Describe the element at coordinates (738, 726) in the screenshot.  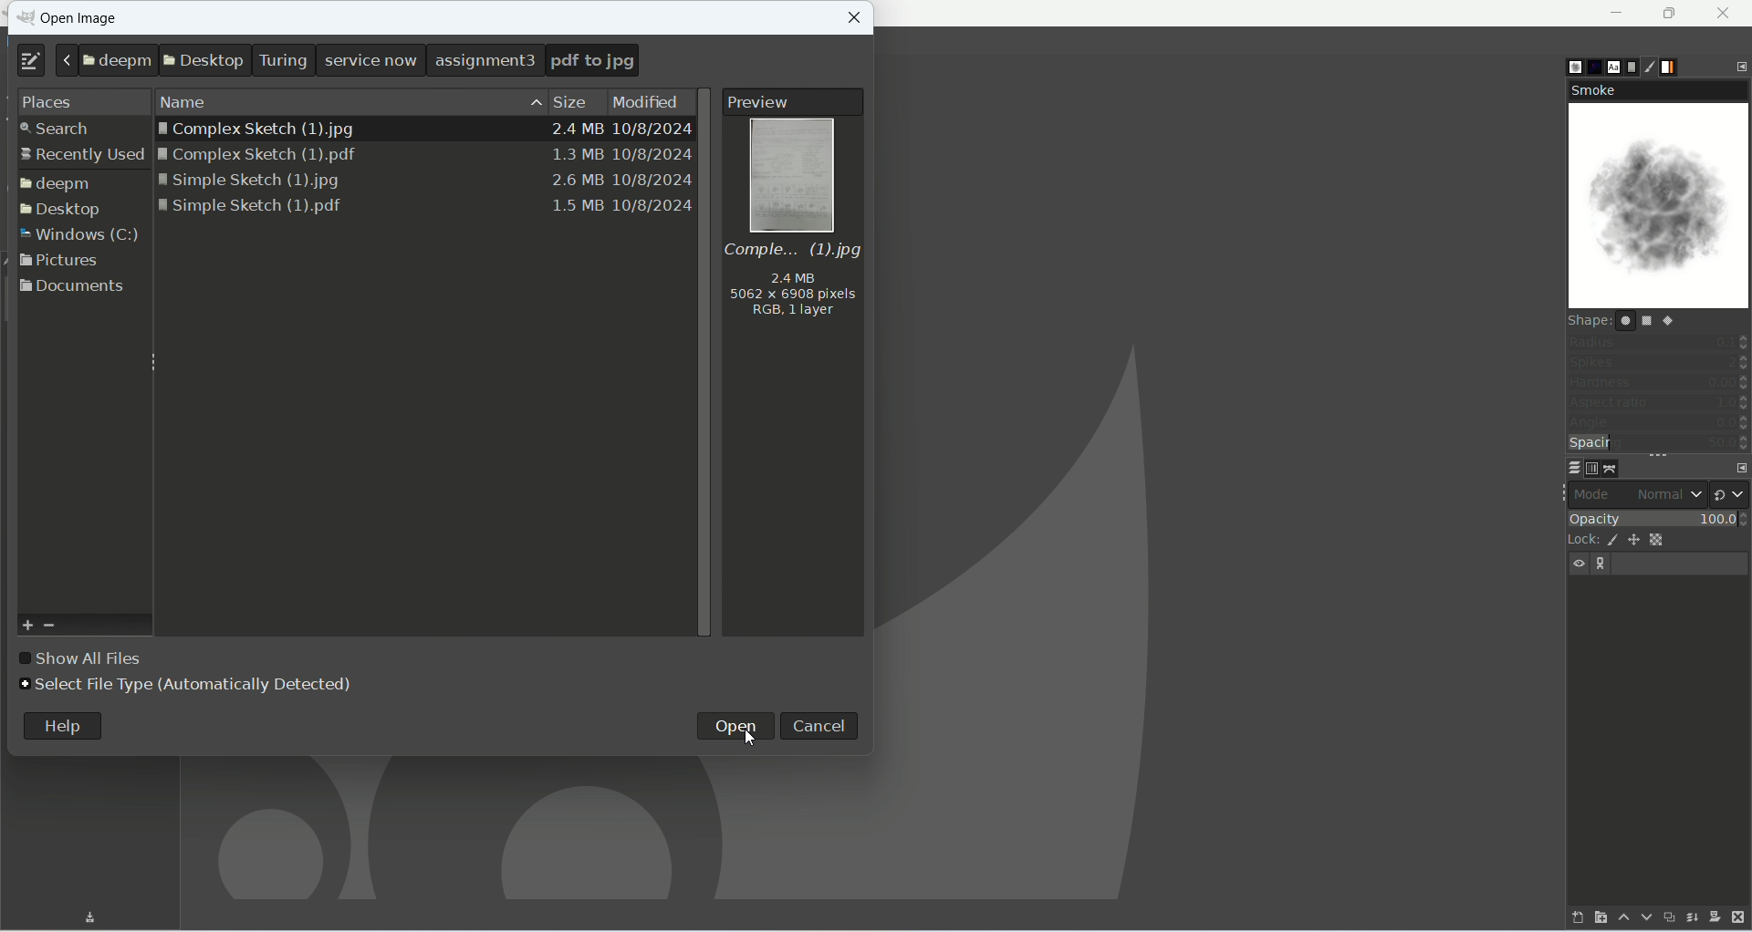
I see `open` at that location.